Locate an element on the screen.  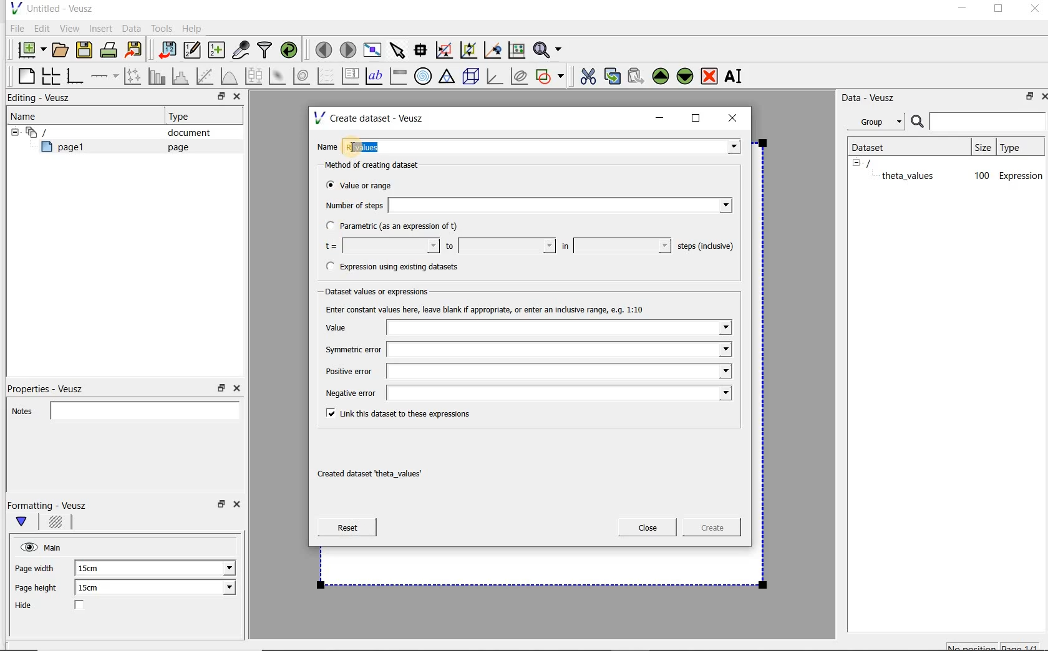
reload linked datasets is located at coordinates (291, 51).